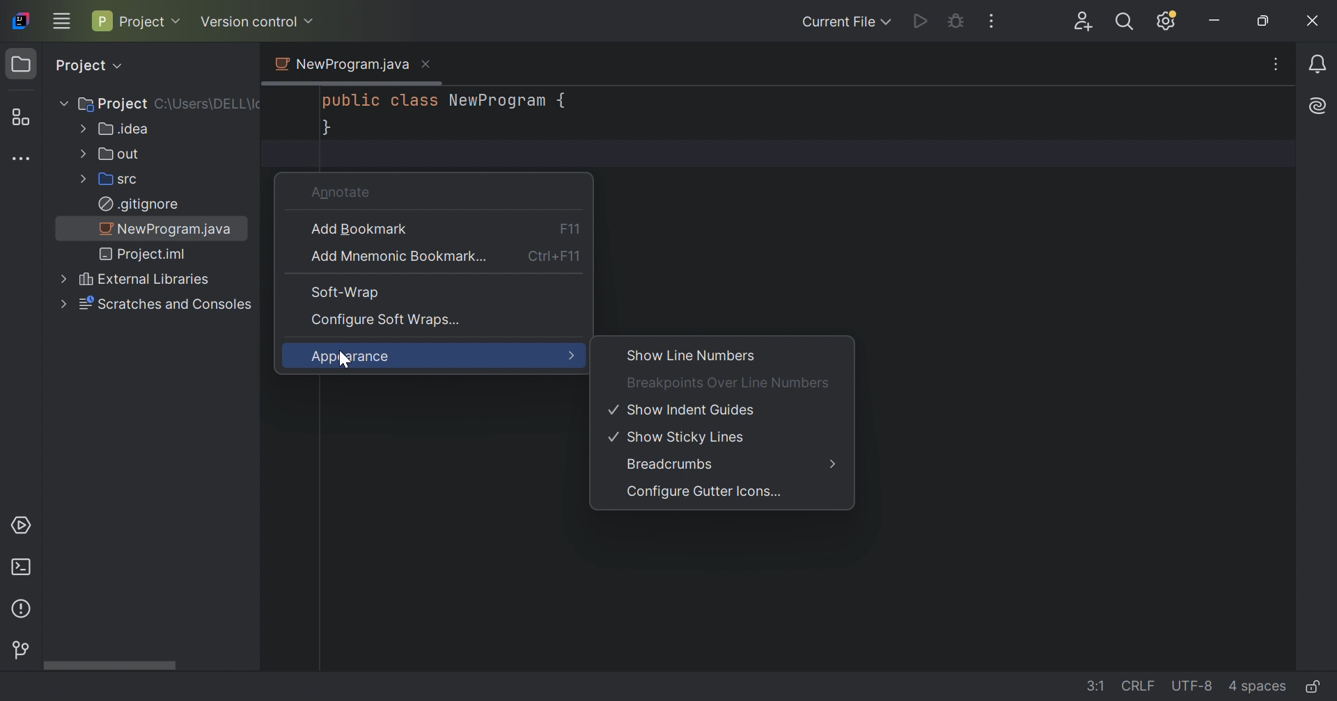  Describe the element at coordinates (1088, 683) in the screenshot. I see `3:2` at that location.